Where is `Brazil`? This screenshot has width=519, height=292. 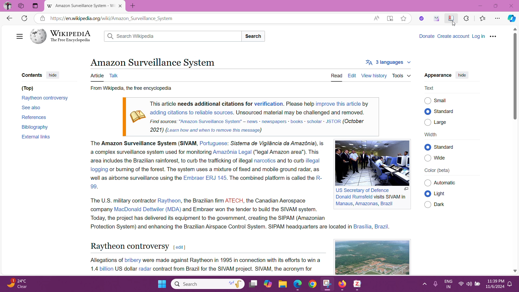
Brazil is located at coordinates (387, 204).